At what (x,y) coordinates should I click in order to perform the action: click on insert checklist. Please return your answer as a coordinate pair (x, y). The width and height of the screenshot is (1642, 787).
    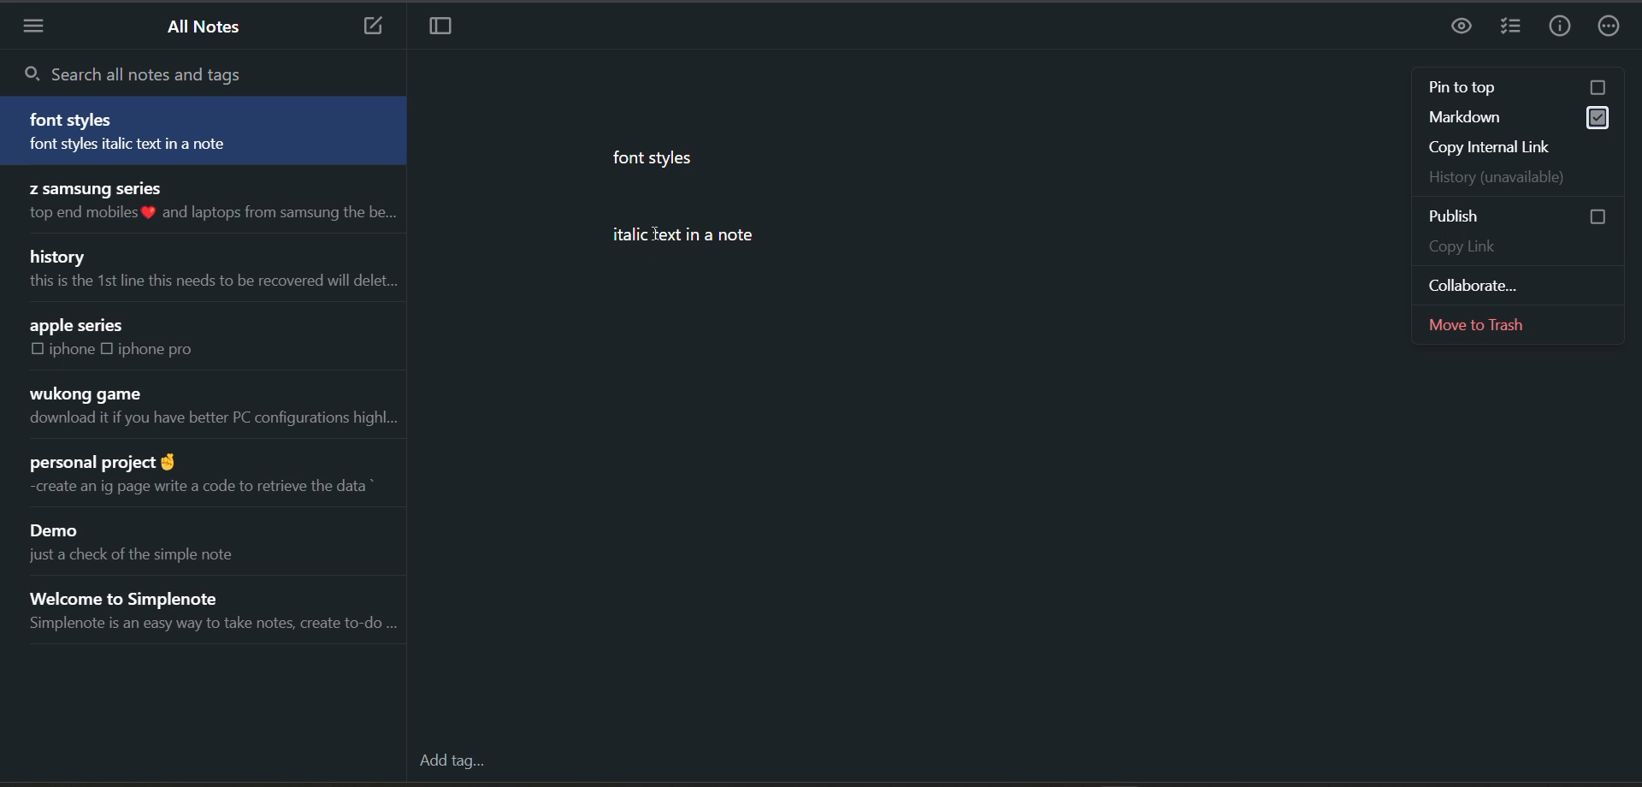
    Looking at the image, I should click on (1511, 27).